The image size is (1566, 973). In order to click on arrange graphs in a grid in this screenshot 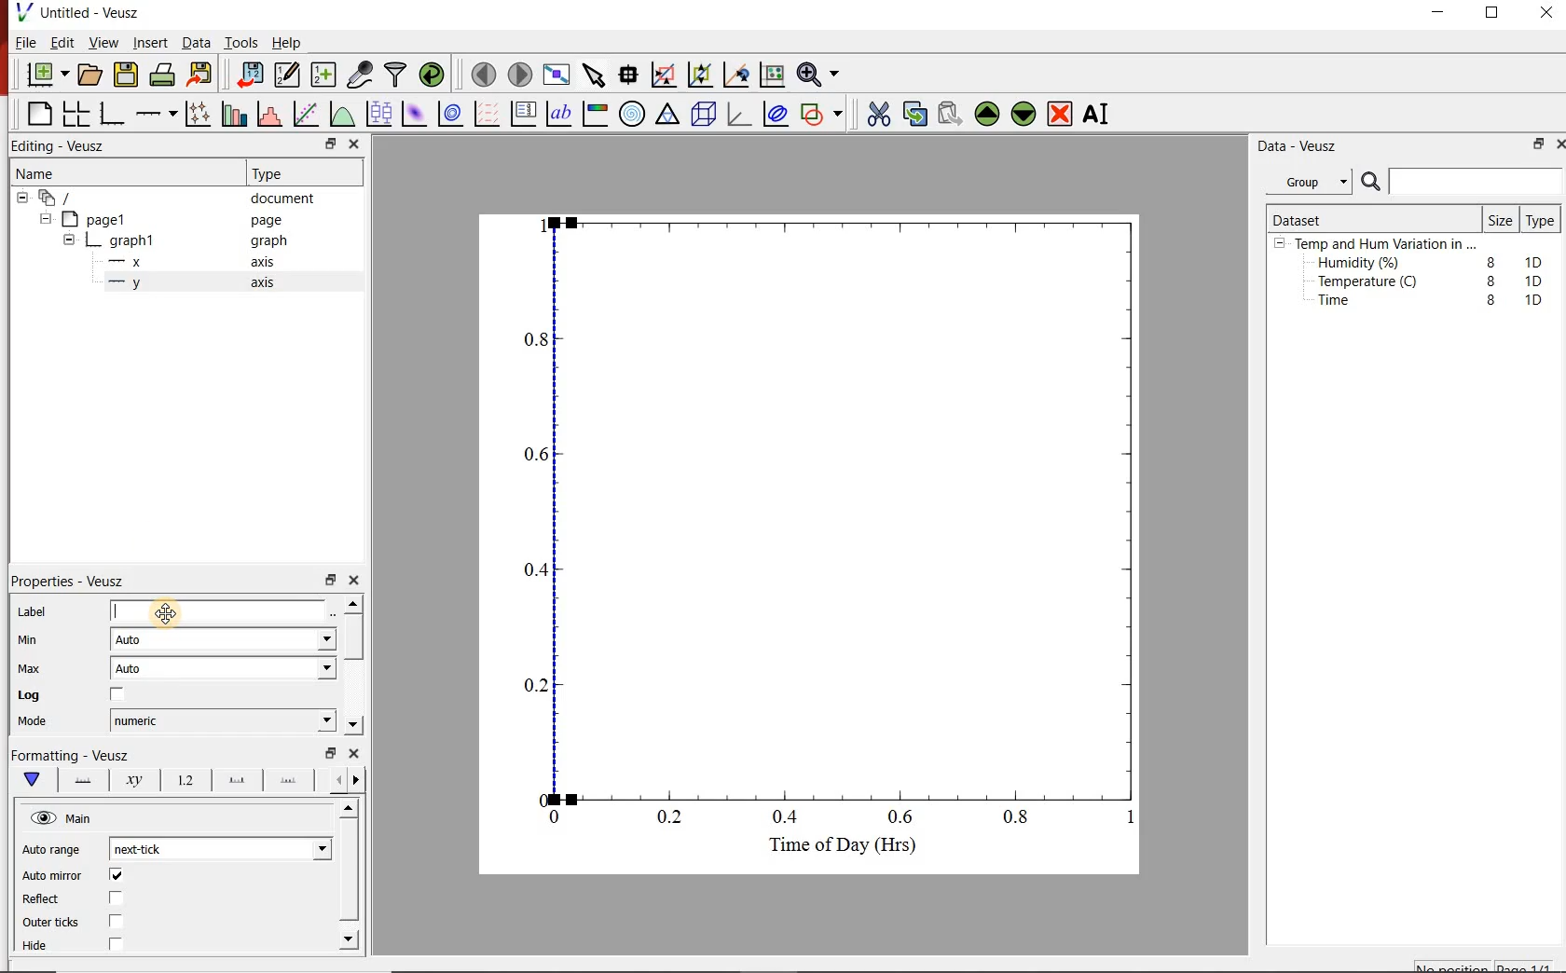, I will do `click(78, 111)`.